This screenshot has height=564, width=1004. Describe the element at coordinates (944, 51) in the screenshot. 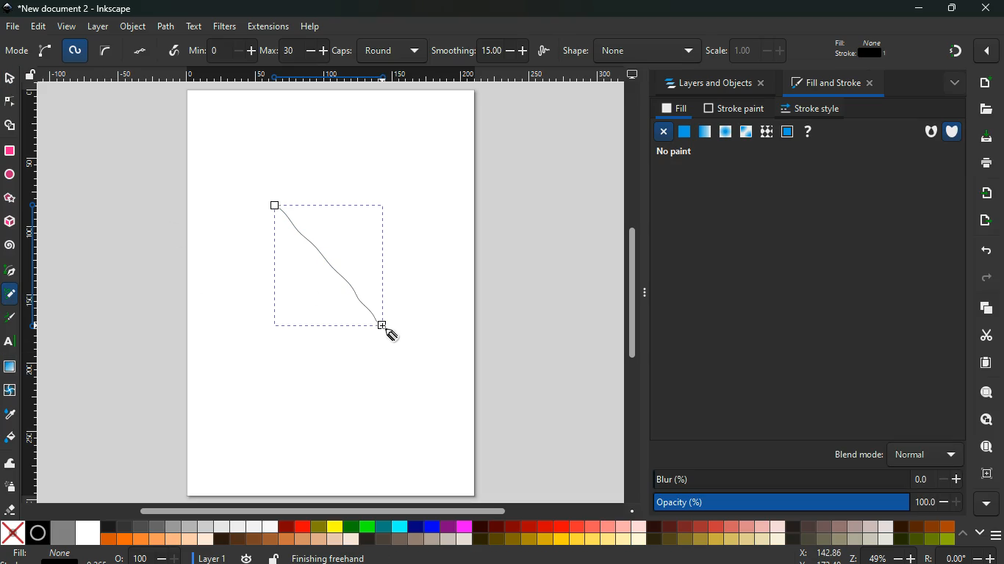

I see `` at that location.